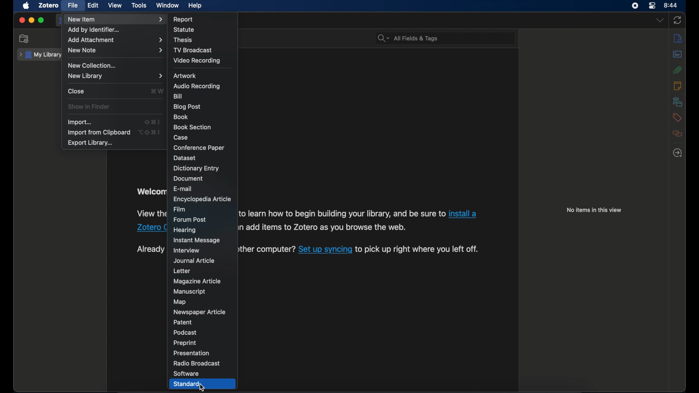 The width and height of the screenshot is (699, 393). What do you see at coordinates (151, 214) in the screenshot?
I see `software information` at bounding box center [151, 214].